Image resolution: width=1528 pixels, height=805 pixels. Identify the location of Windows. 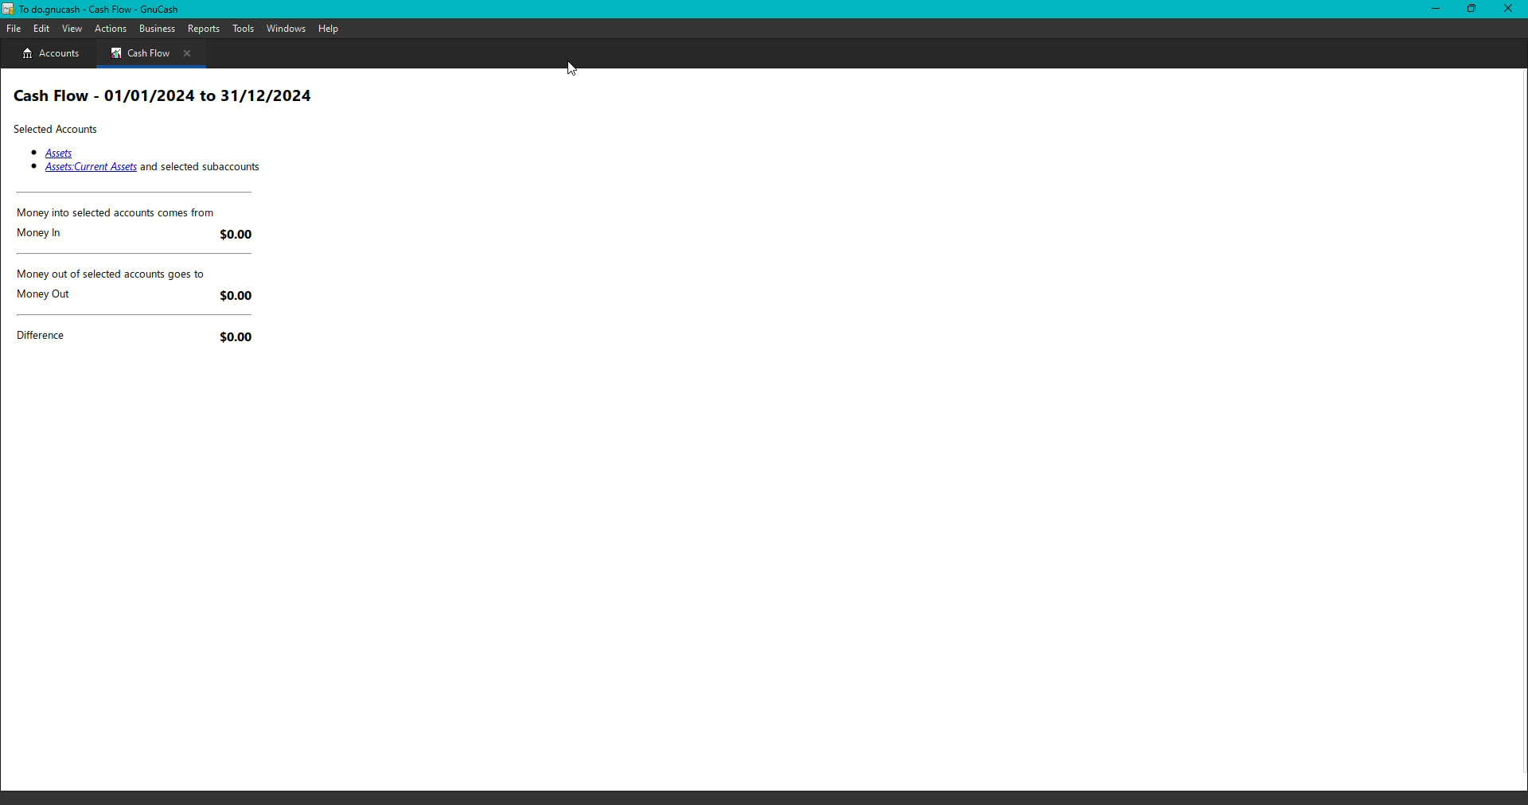
(289, 28).